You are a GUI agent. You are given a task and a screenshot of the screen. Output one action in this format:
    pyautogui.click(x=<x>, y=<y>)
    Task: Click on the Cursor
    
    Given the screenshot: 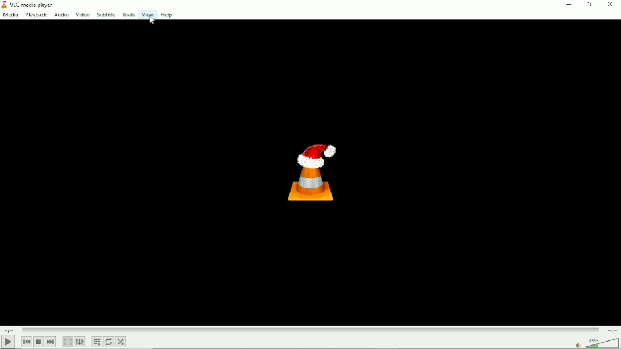 What is the action you would take?
    pyautogui.click(x=153, y=22)
    